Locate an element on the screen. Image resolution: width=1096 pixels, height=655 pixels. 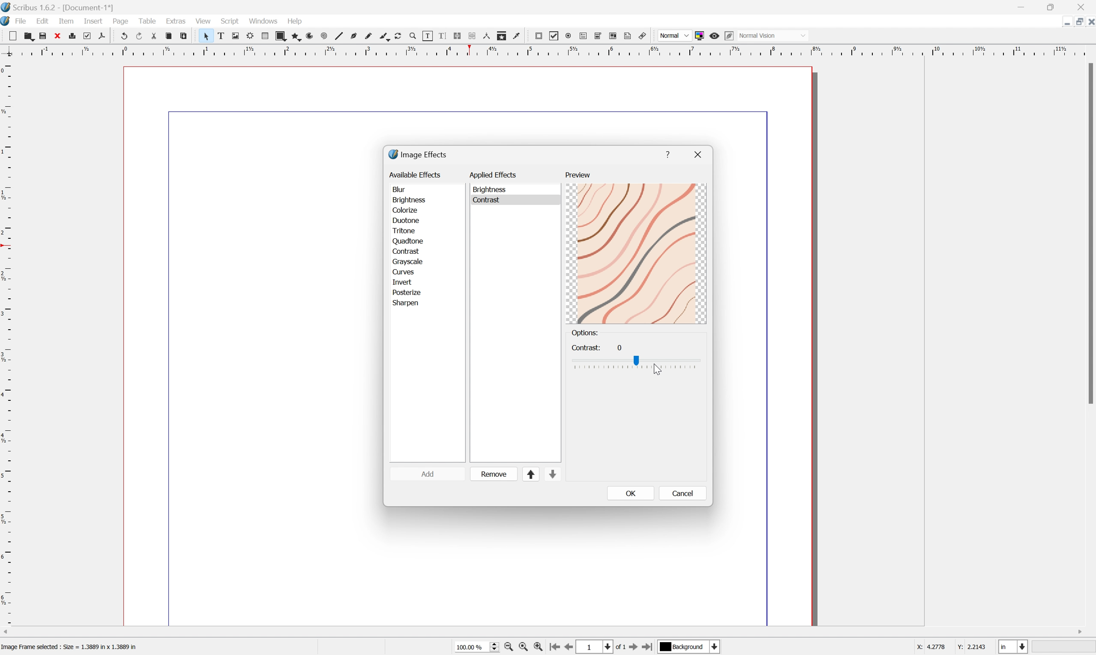
Arc is located at coordinates (312, 36).